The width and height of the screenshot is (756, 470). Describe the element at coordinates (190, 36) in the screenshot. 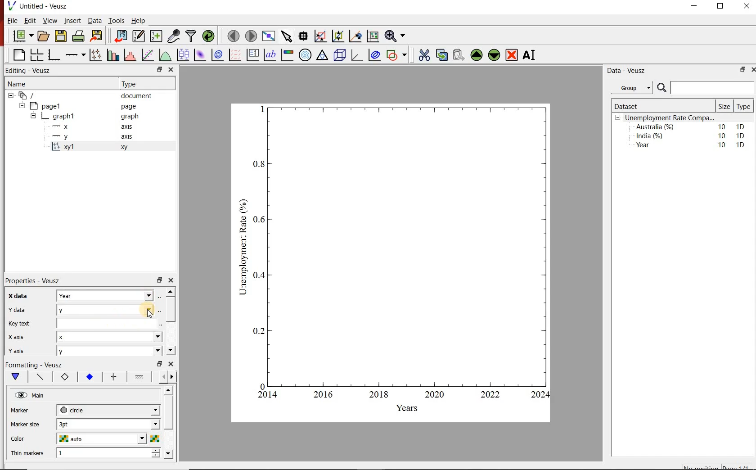

I see `filter data` at that location.